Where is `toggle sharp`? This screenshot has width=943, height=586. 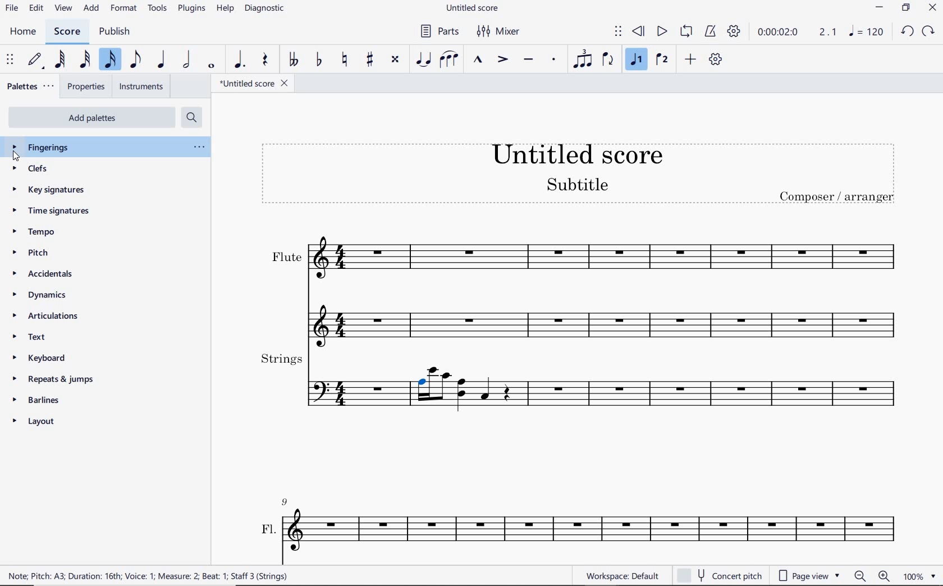 toggle sharp is located at coordinates (369, 59).